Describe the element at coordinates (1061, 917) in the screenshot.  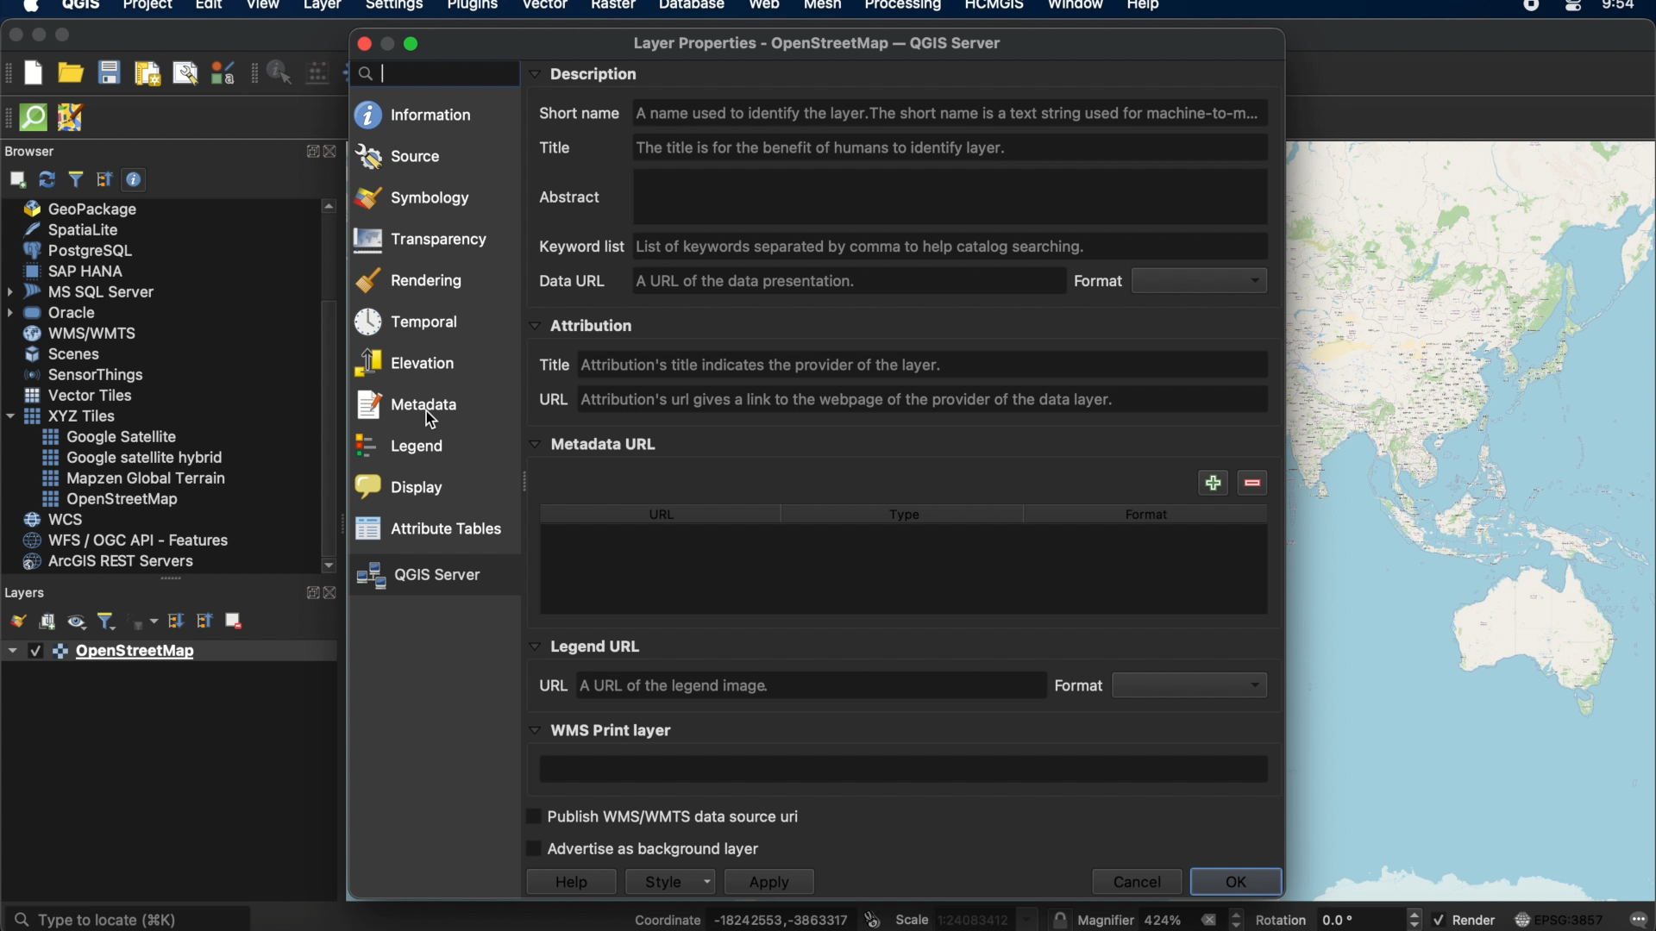
I see `lock scale` at that location.